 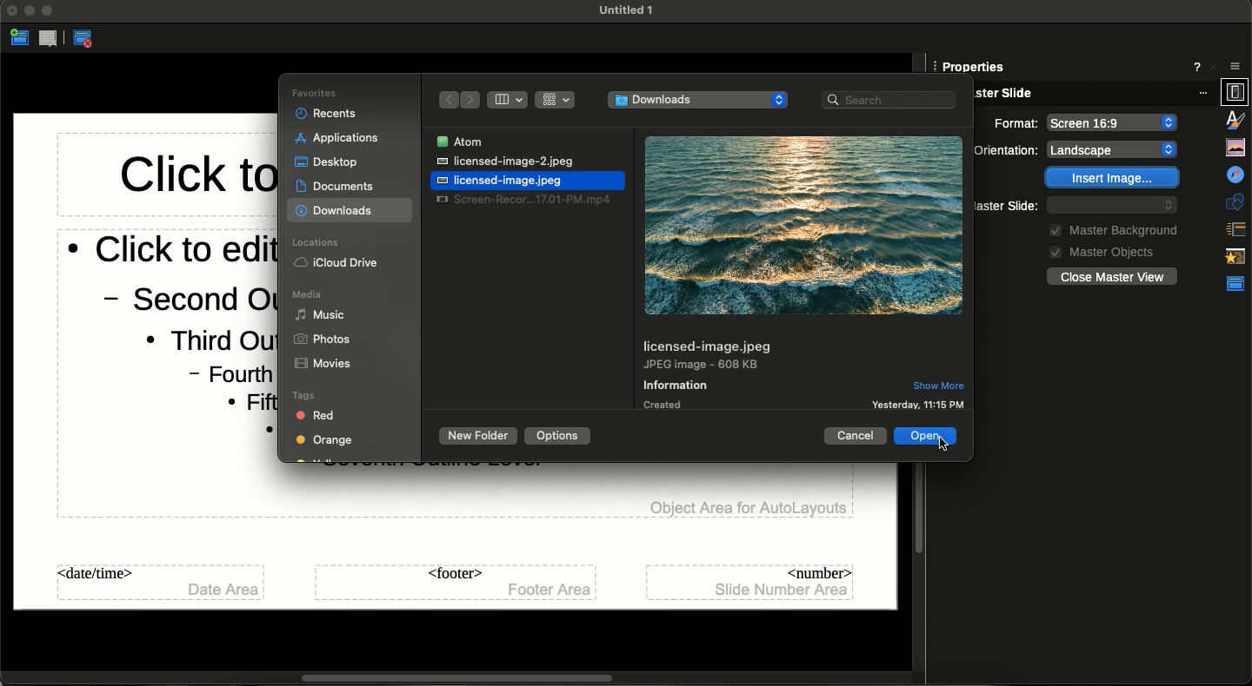 I want to click on Grid view, so click(x=554, y=100).